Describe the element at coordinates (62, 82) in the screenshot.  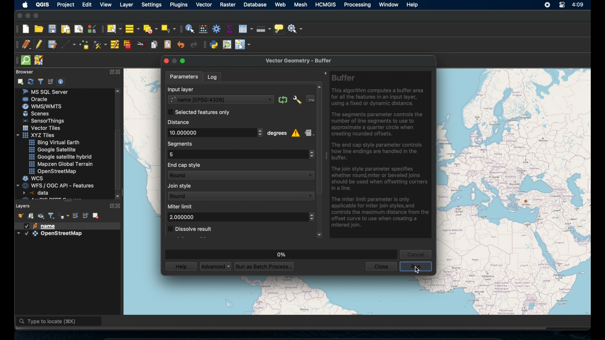
I see `enable/disable properties widget` at that location.